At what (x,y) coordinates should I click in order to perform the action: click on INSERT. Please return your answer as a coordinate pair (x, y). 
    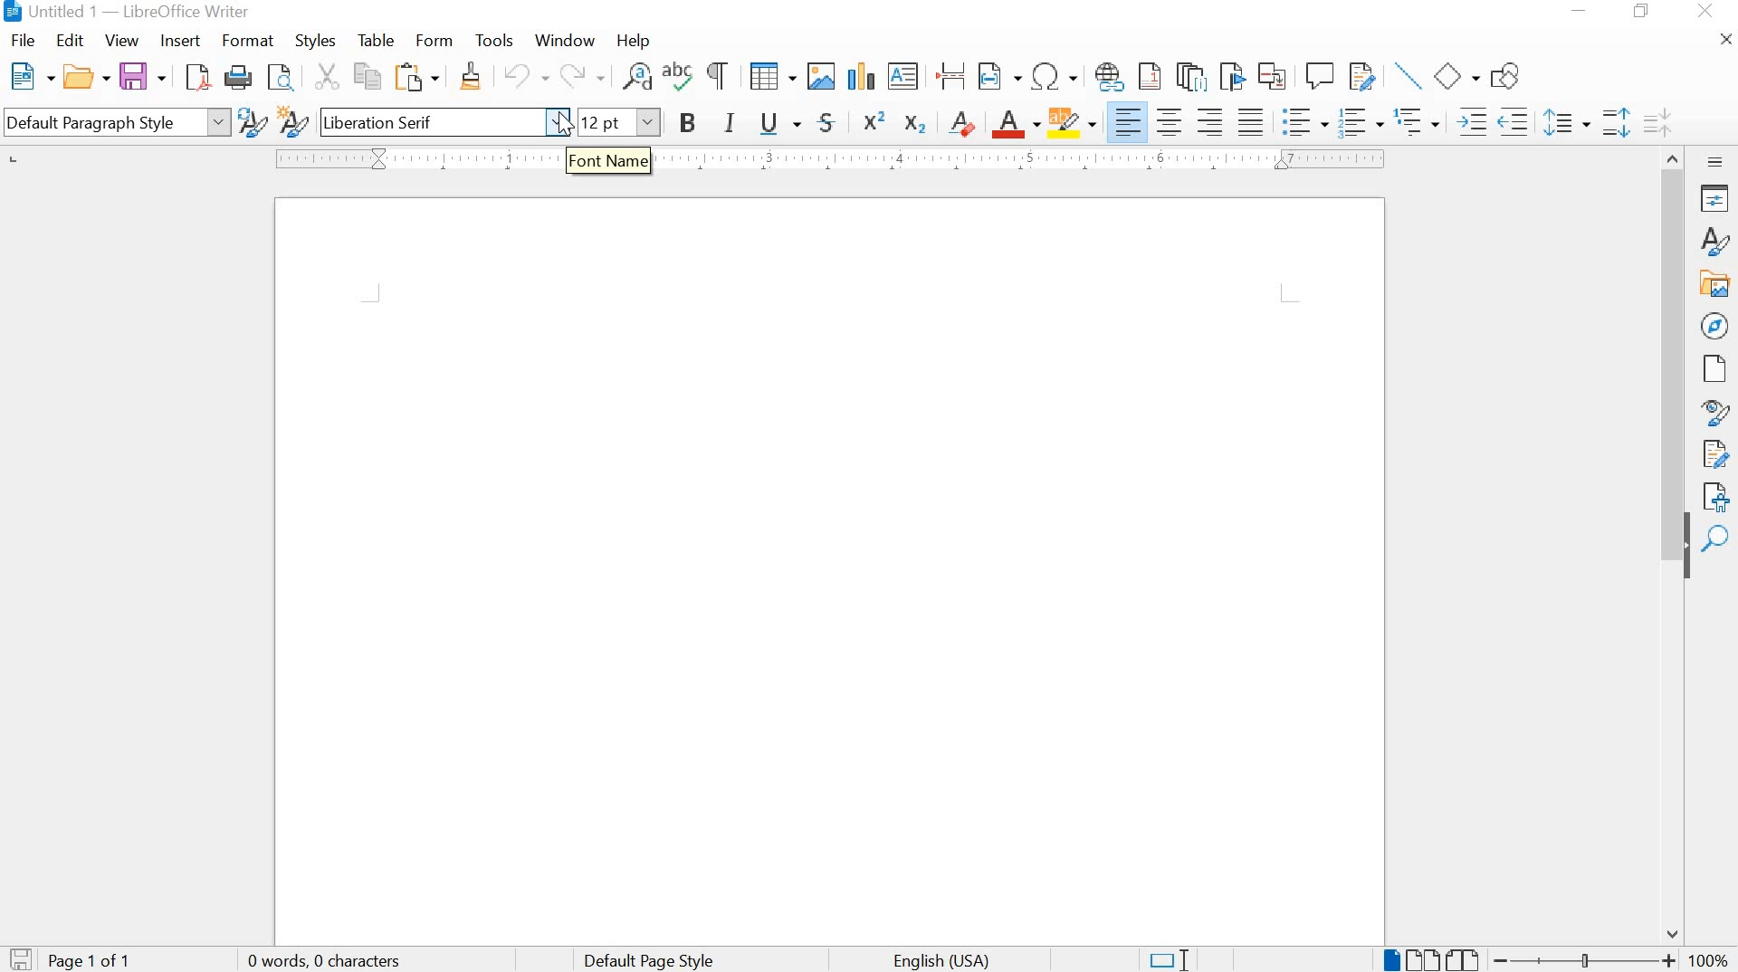
    Looking at the image, I should click on (177, 41).